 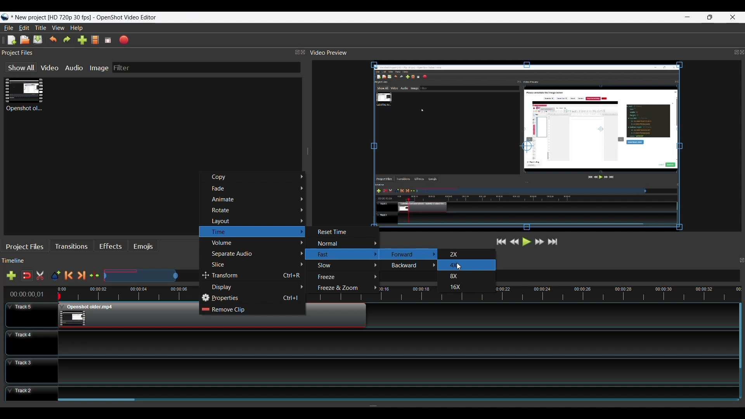 I want to click on Next Marker, so click(x=81, y=276).